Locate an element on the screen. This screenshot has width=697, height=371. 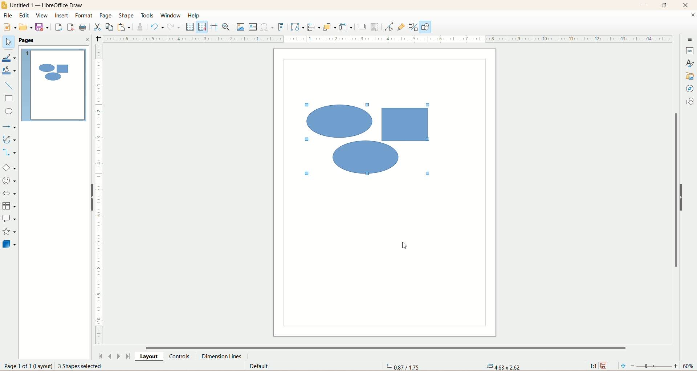
ellipse is located at coordinates (8, 112).